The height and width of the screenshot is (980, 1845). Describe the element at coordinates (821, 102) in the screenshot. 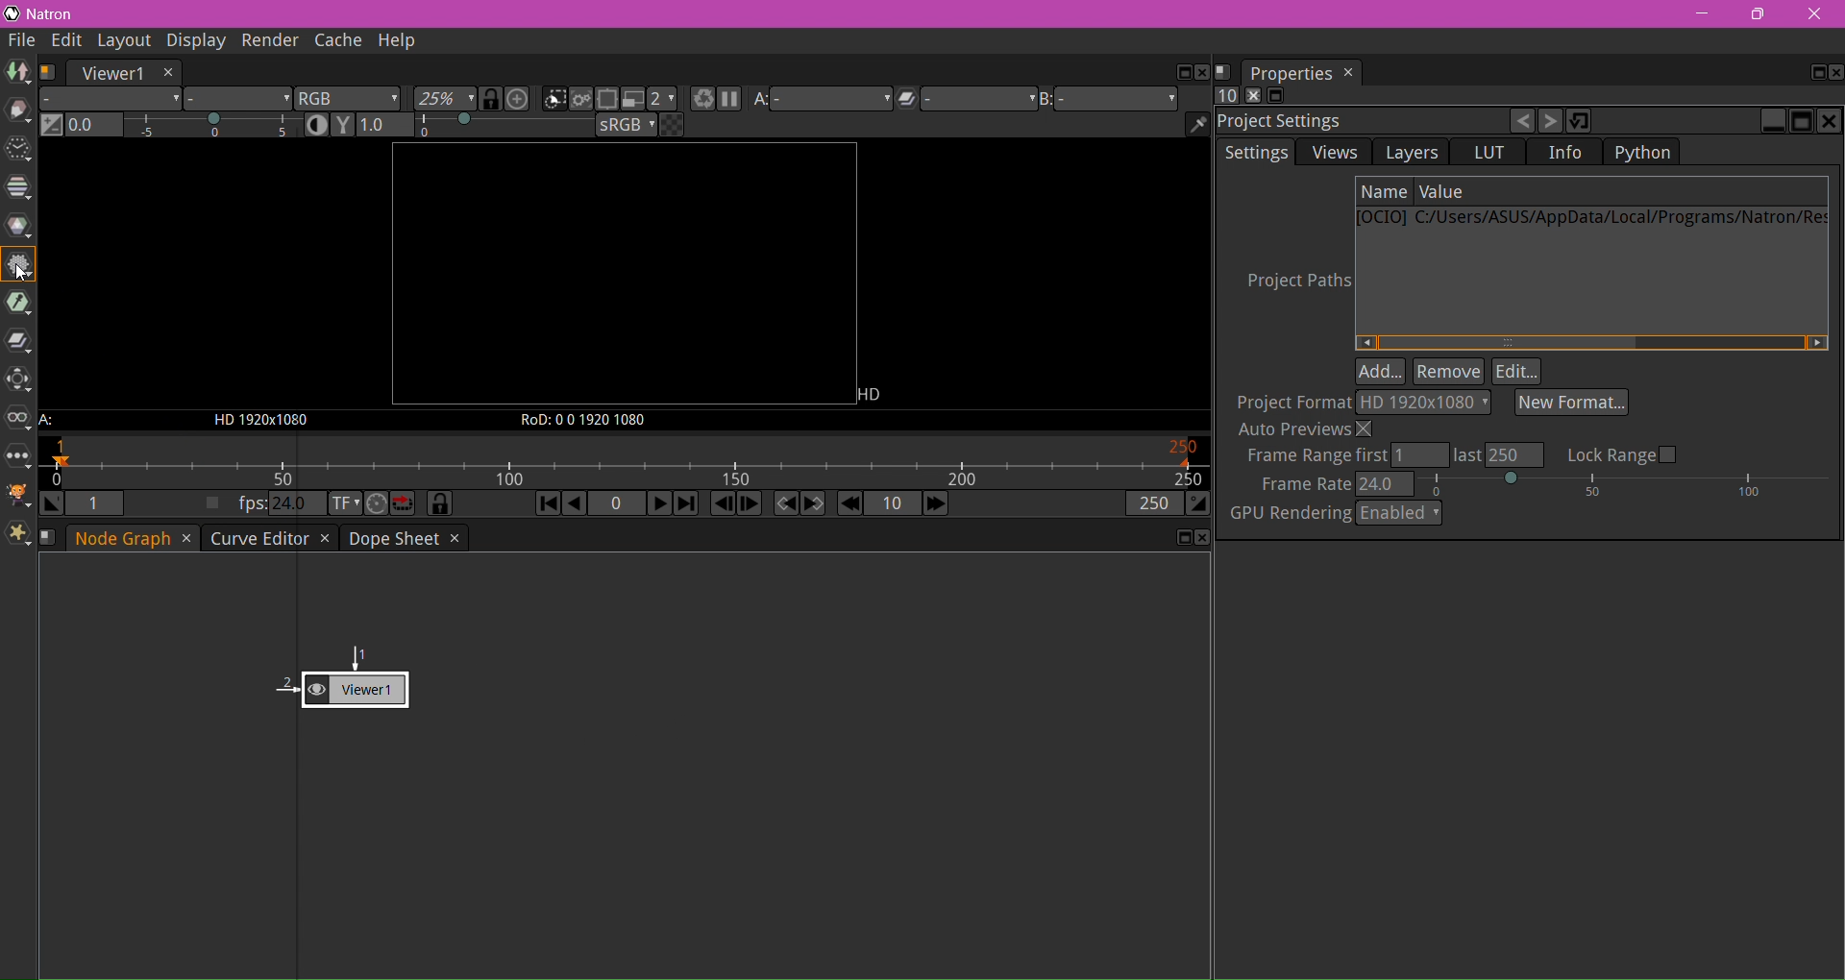

I see `Viewer Input A` at that location.